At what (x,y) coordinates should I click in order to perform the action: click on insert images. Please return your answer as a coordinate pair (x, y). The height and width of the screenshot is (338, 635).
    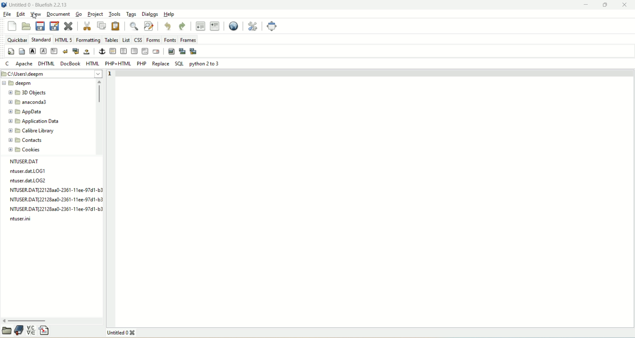
    Looking at the image, I should click on (171, 51).